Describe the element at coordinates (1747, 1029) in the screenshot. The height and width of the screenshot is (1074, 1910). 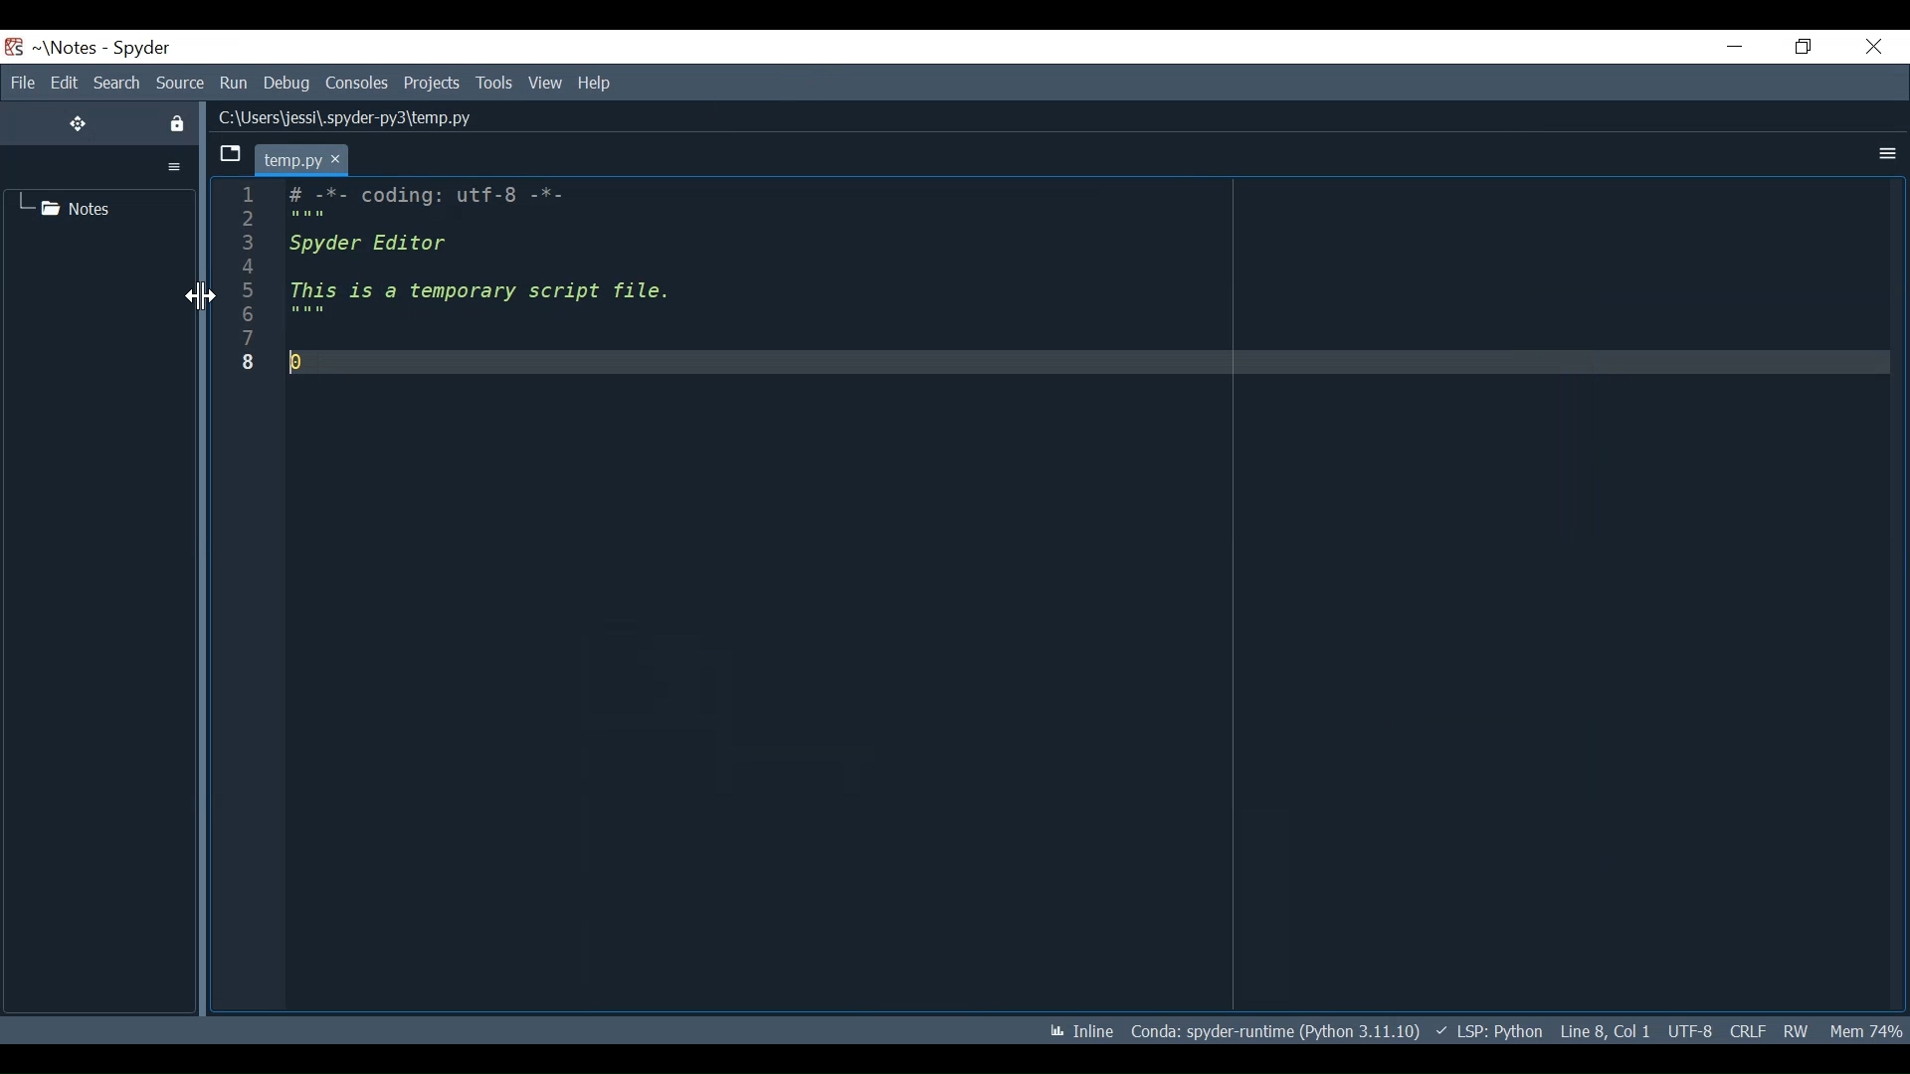
I see `CRLF` at that location.